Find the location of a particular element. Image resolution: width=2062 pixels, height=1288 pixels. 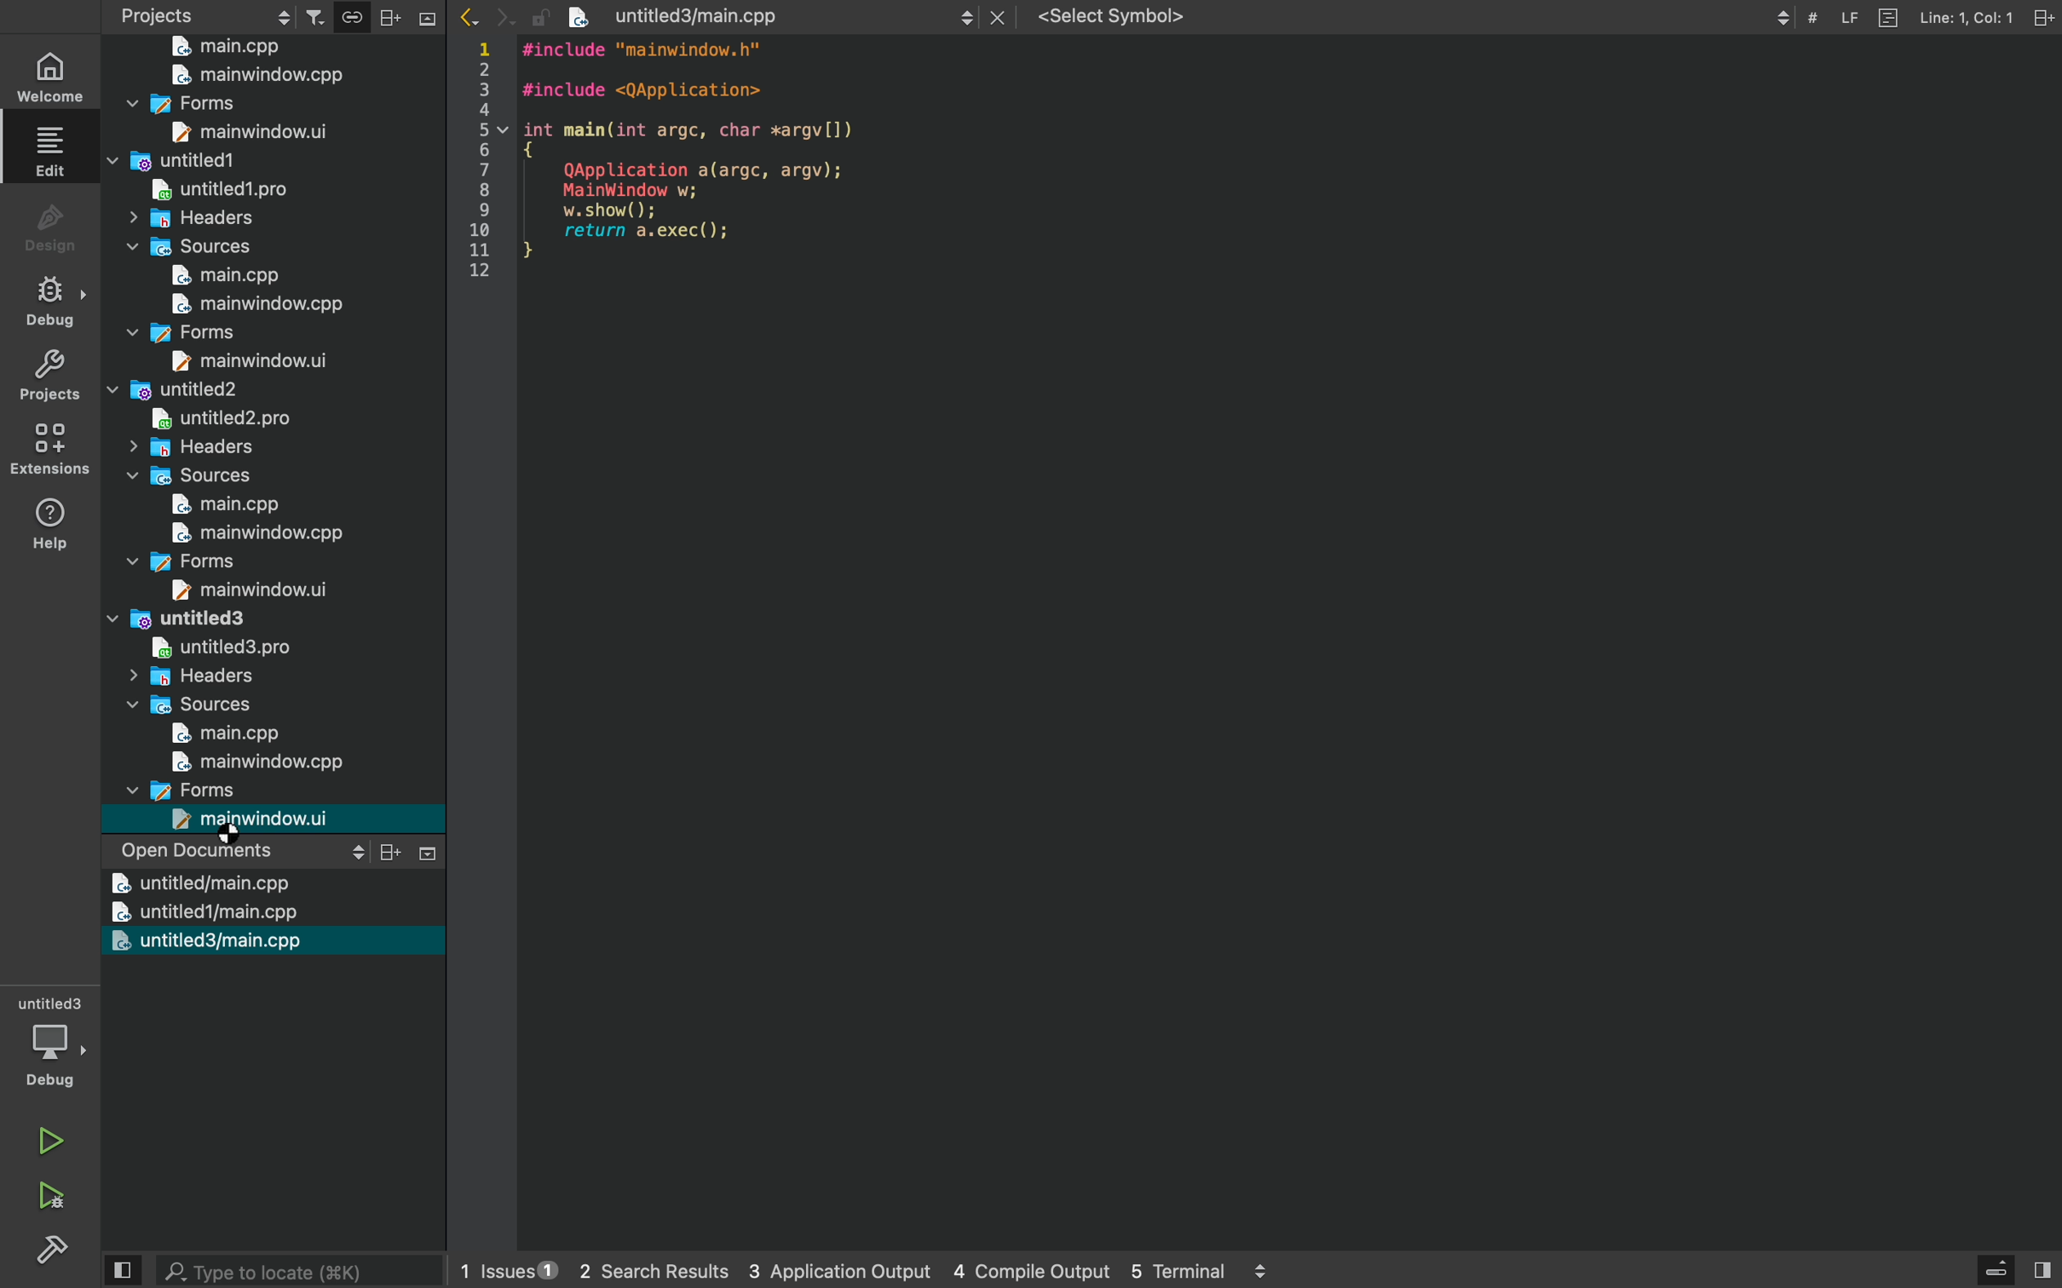

2 search results is located at coordinates (635, 1272).